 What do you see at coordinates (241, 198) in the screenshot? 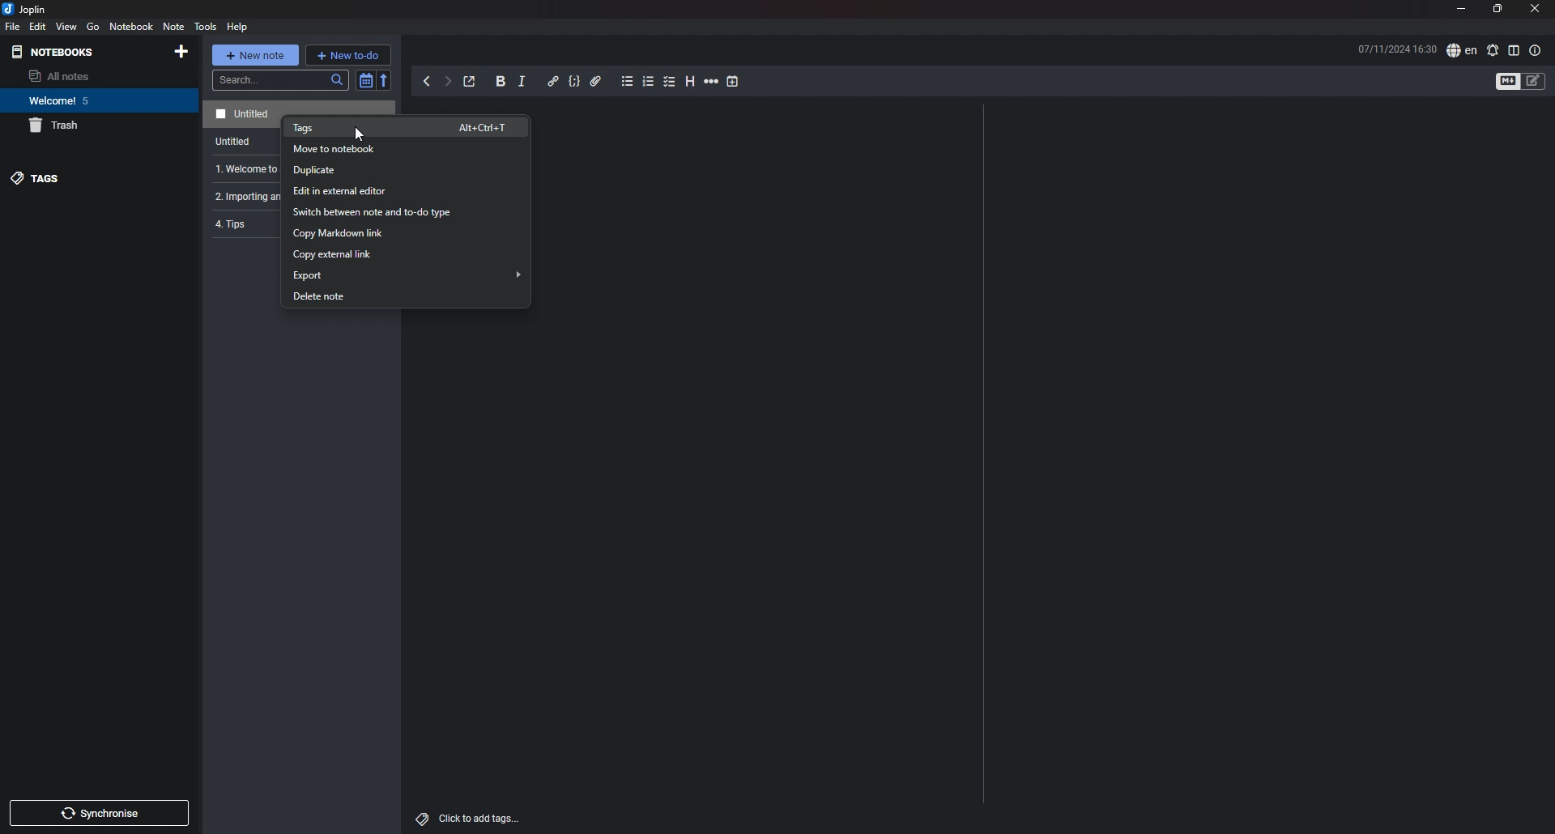
I see `2. Importing an` at bounding box center [241, 198].